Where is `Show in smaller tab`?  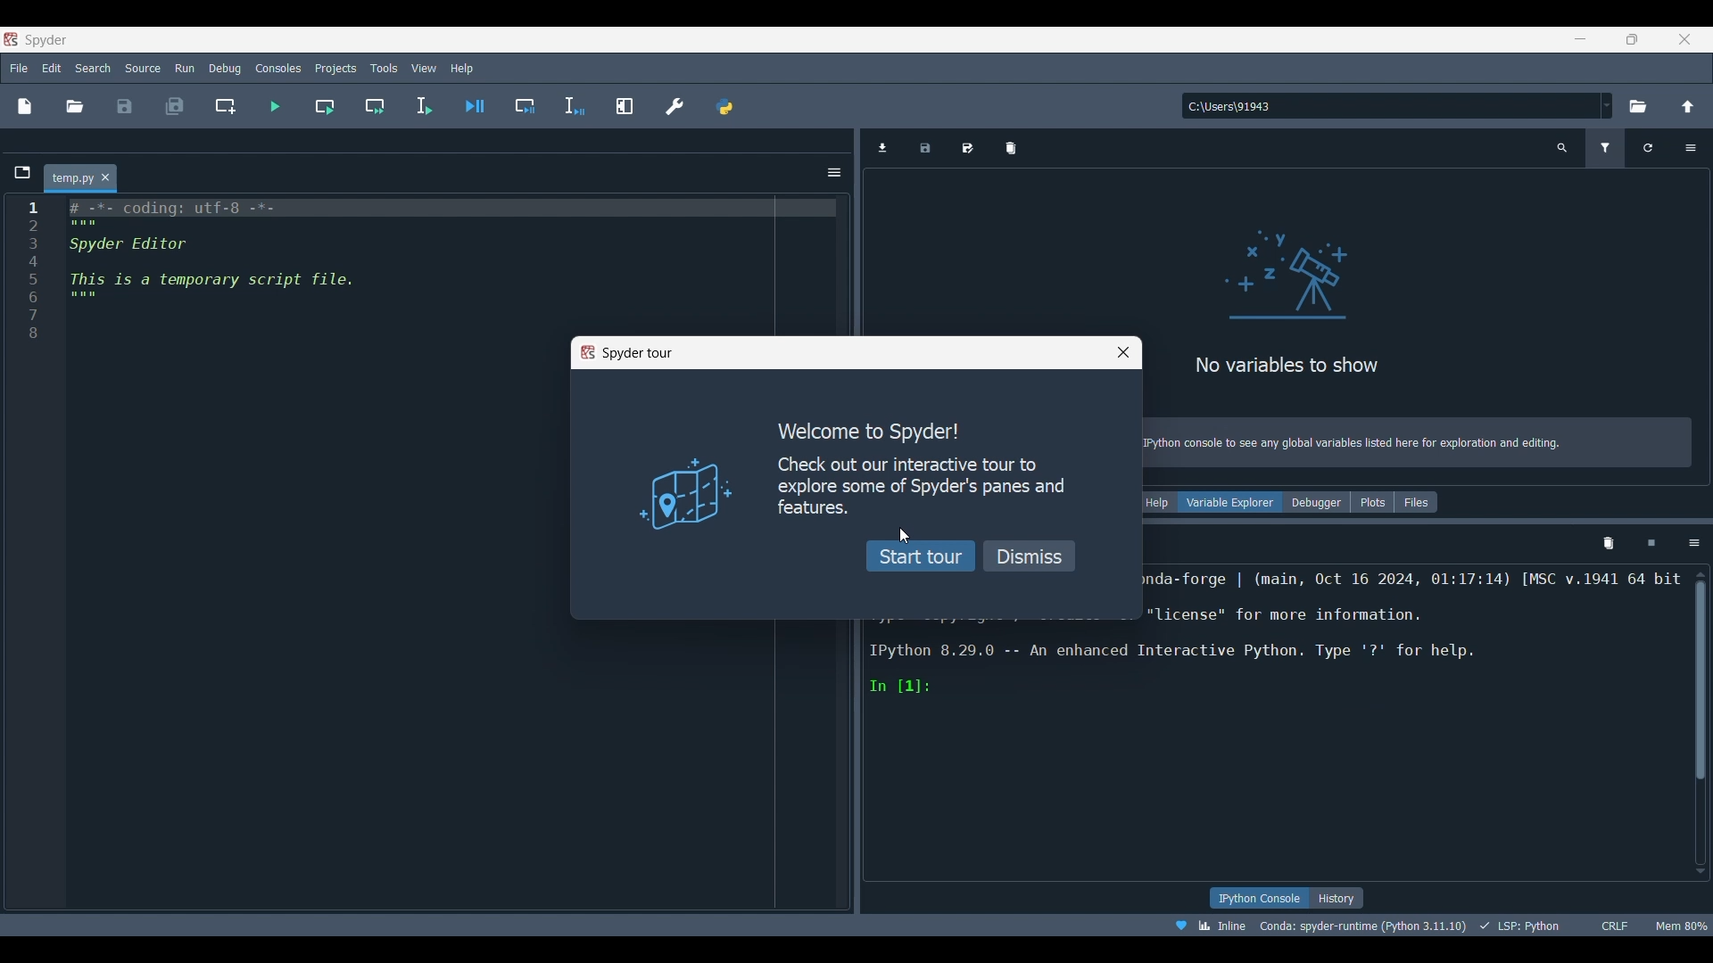 Show in smaller tab is located at coordinates (1632, 39).